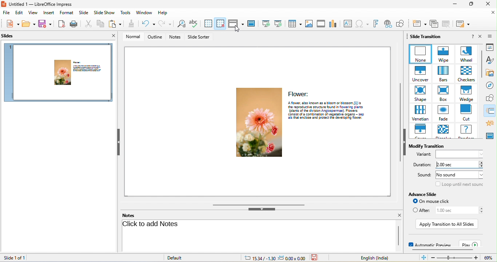 The image size is (497, 262). What do you see at coordinates (330, 102) in the screenshot?
I see `"A flower, also known as a bloom or blossom, [1] is` at bounding box center [330, 102].